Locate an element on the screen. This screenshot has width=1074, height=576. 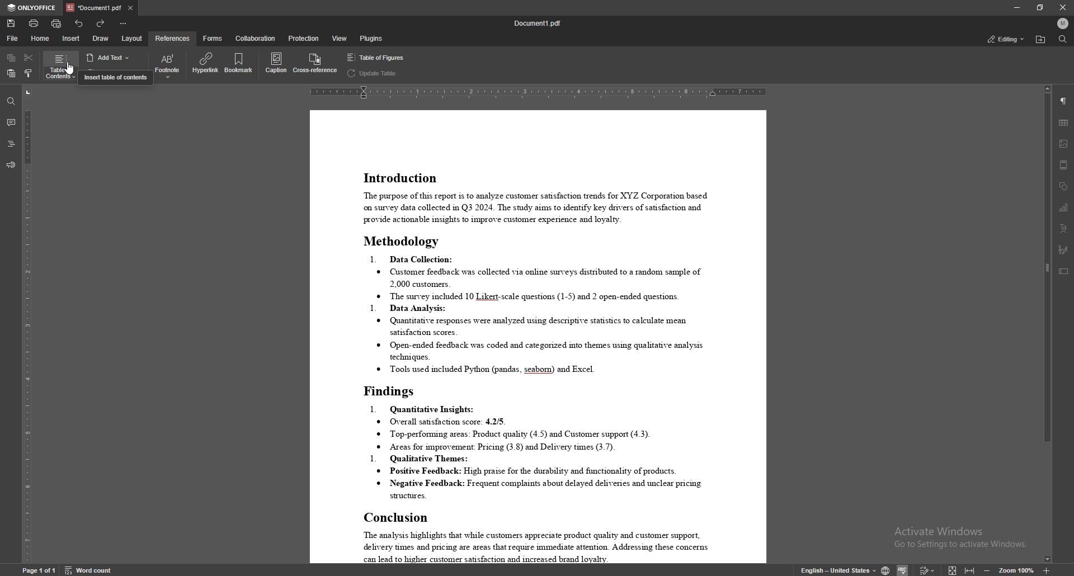
english - United states is located at coordinates (839, 570).